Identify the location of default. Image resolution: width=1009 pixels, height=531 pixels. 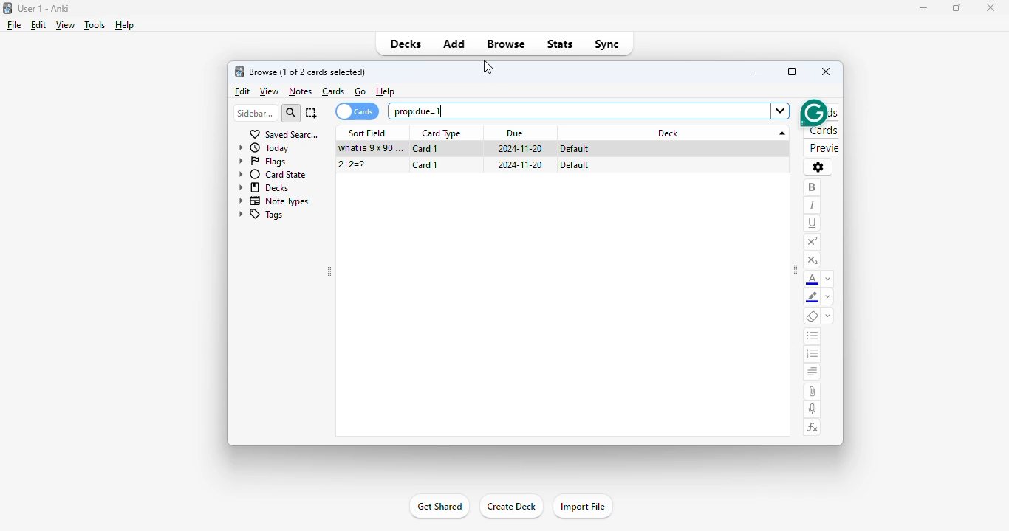
(574, 164).